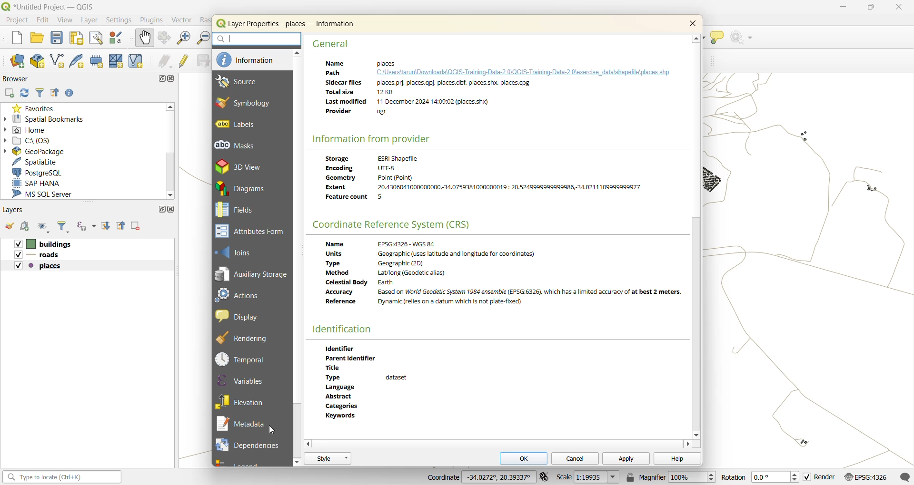 Image resolution: width=914 pixels, height=485 pixels. What do you see at coordinates (161, 210) in the screenshot?
I see `maximize` at bounding box center [161, 210].